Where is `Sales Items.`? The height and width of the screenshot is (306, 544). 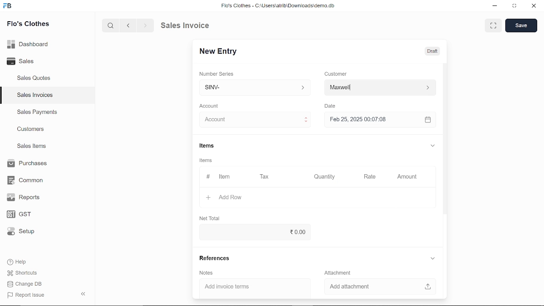 Sales Items. is located at coordinates (32, 147).